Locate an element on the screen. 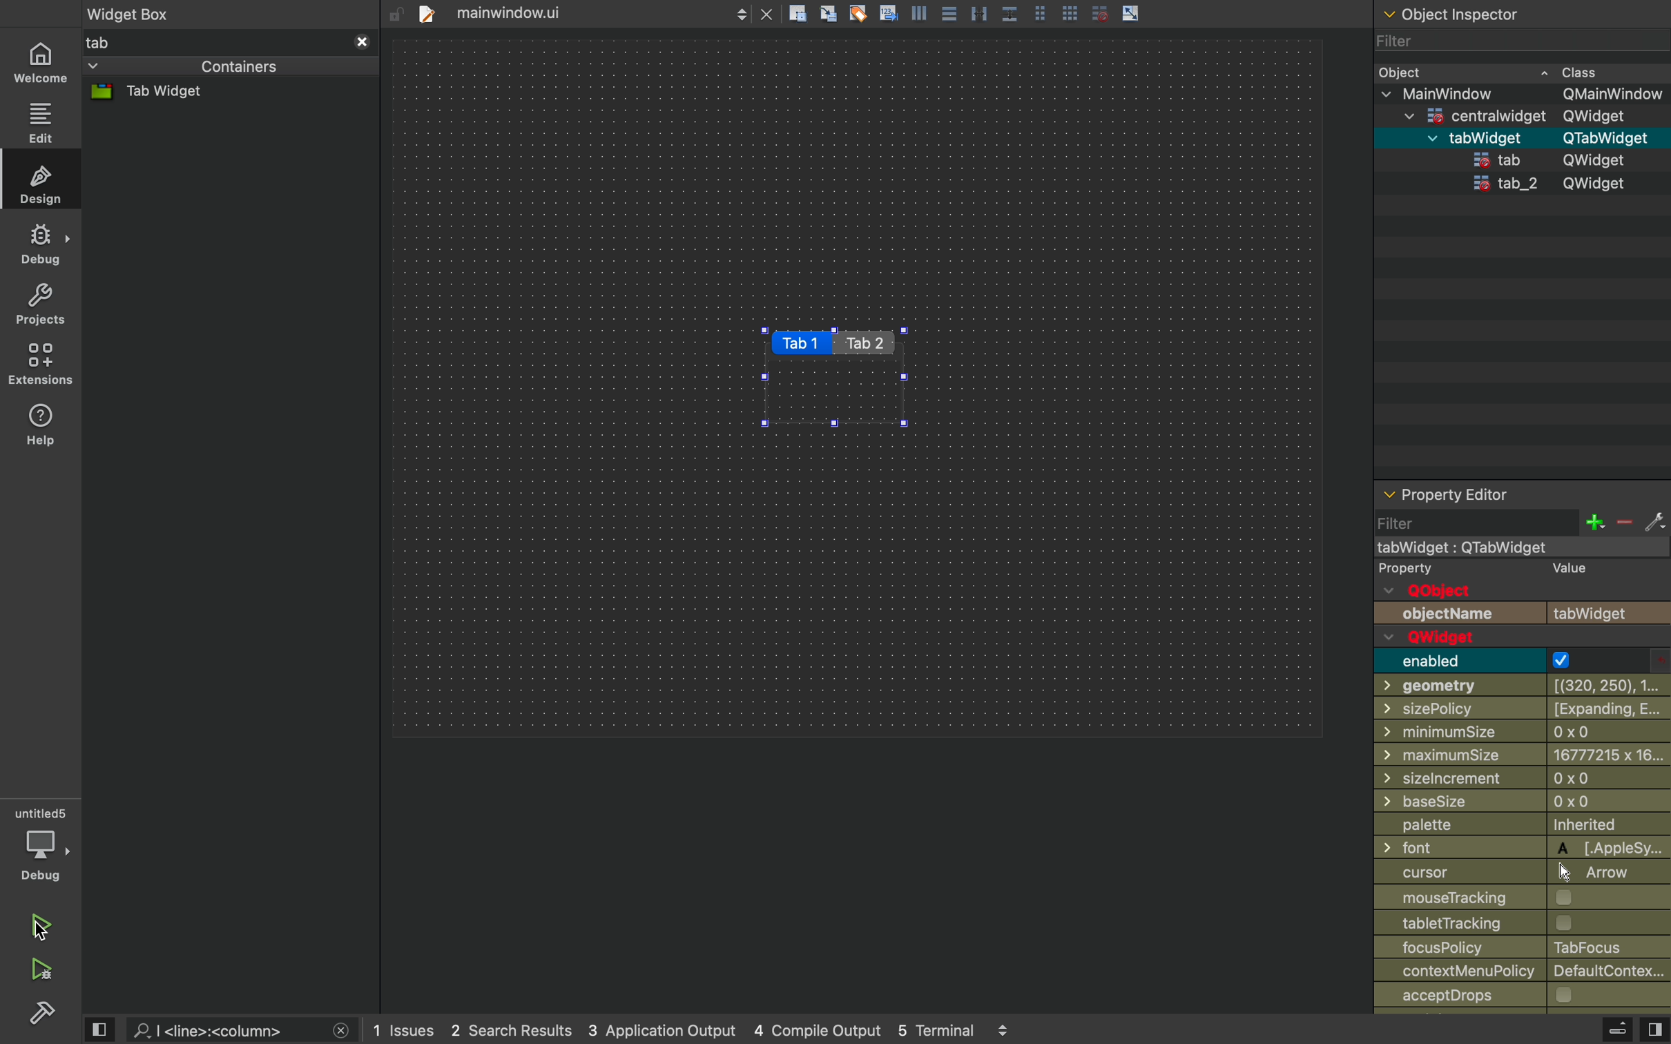 Image resolution: width=1671 pixels, height=1044 pixels. sizepolicy is located at coordinates (1521, 711).